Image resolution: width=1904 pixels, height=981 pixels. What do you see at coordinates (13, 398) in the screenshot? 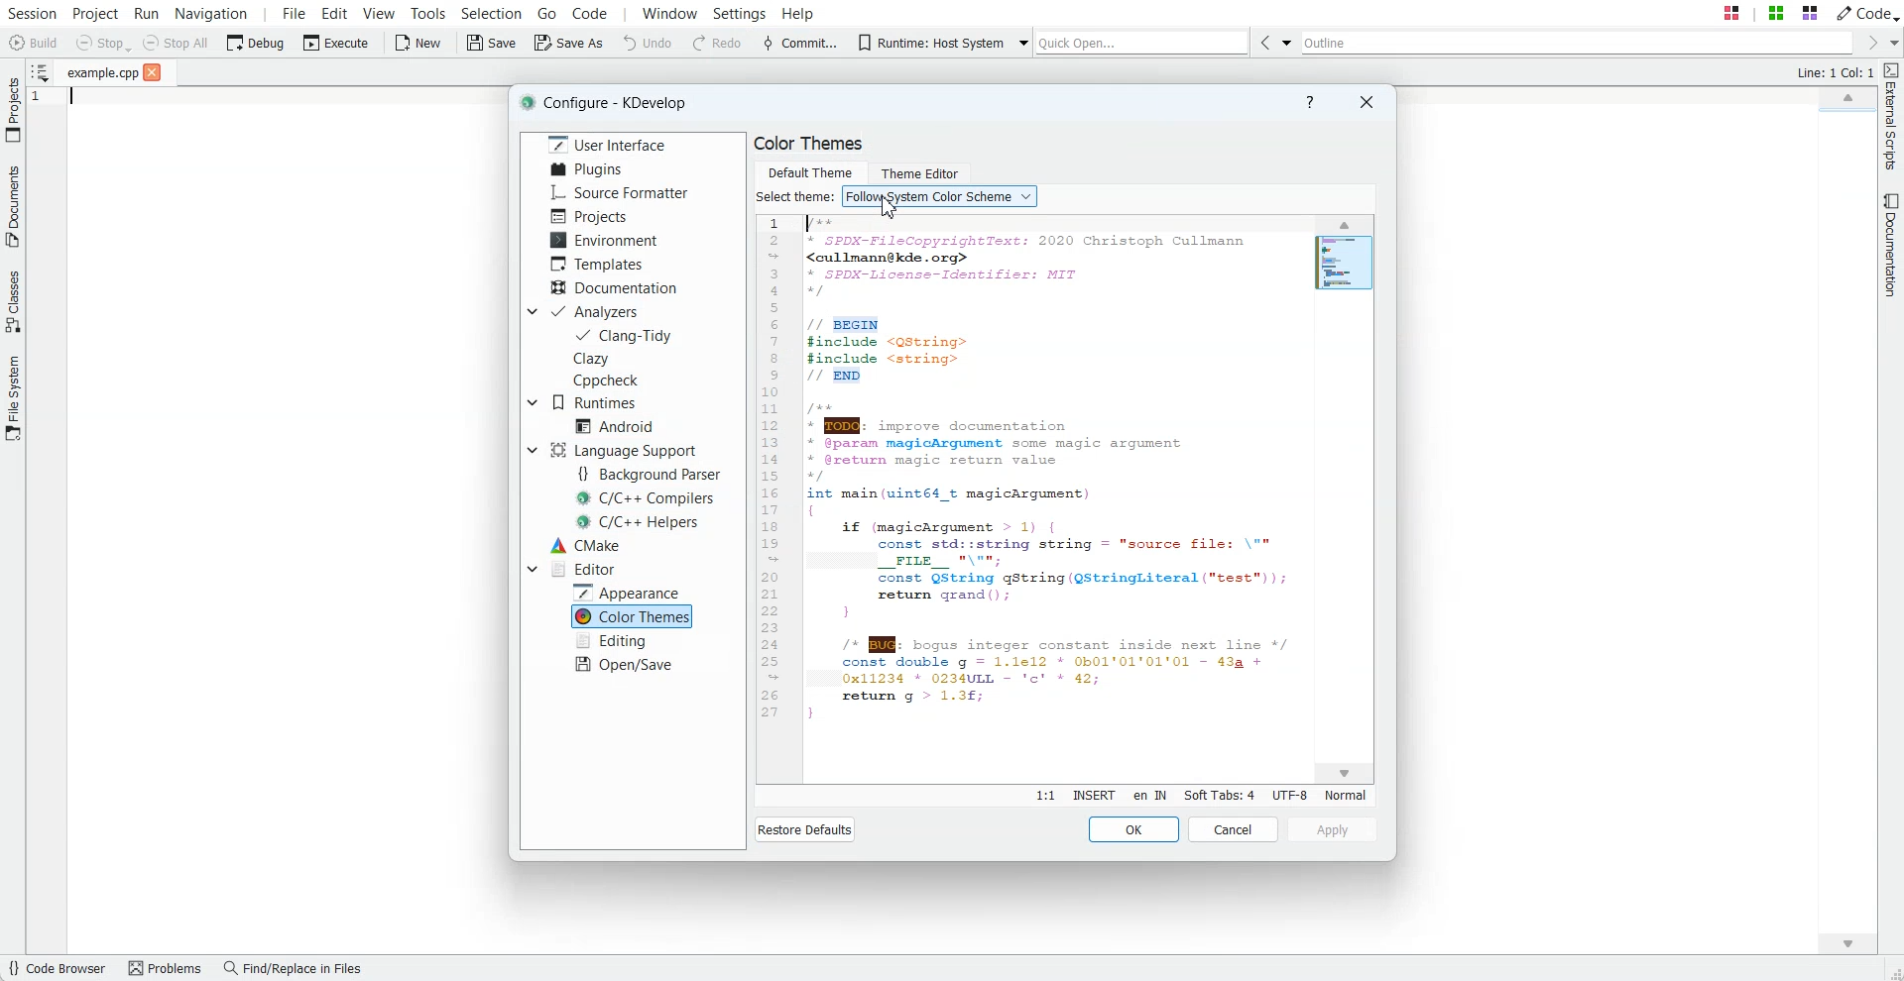
I see `File System` at bounding box center [13, 398].